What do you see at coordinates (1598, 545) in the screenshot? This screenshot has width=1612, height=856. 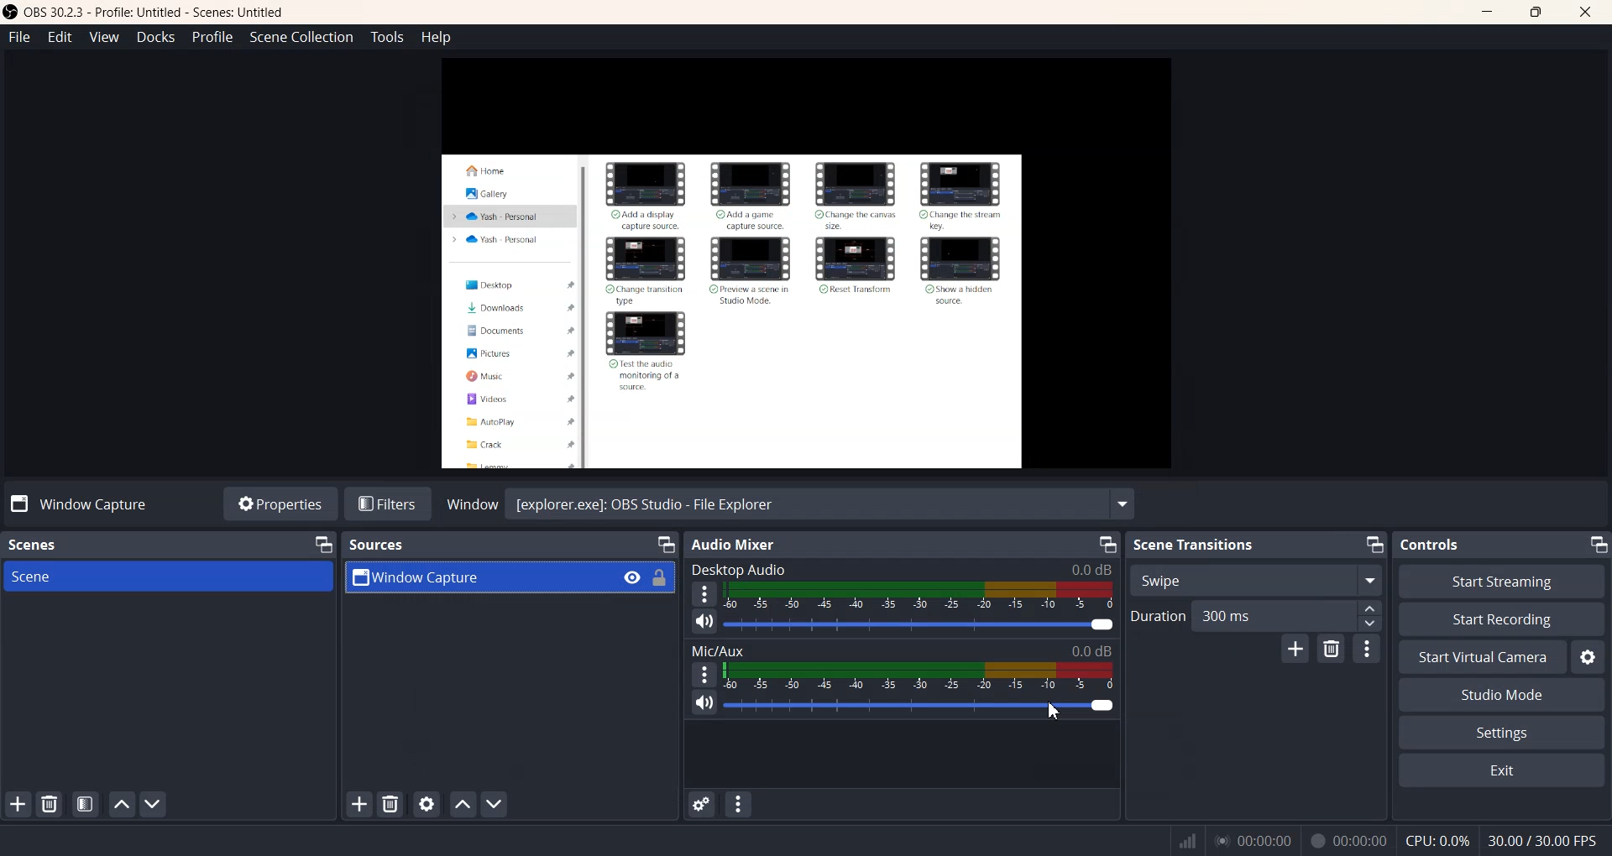 I see `Minimize` at bounding box center [1598, 545].